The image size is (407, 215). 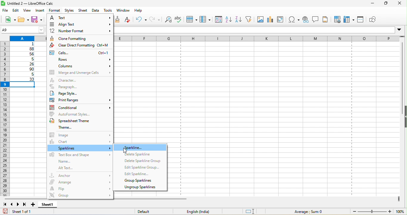 I want to click on insert, so click(x=41, y=11).